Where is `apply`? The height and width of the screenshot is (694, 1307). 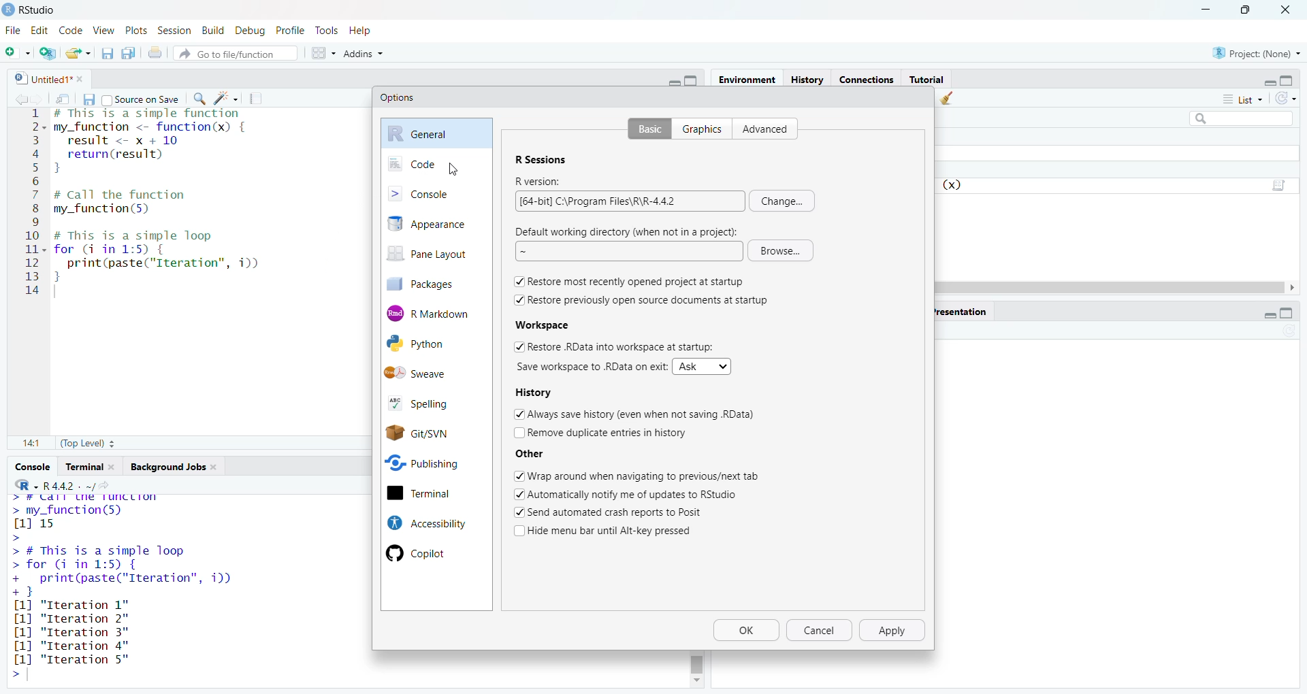
apply is located at coordinates (894, 631).